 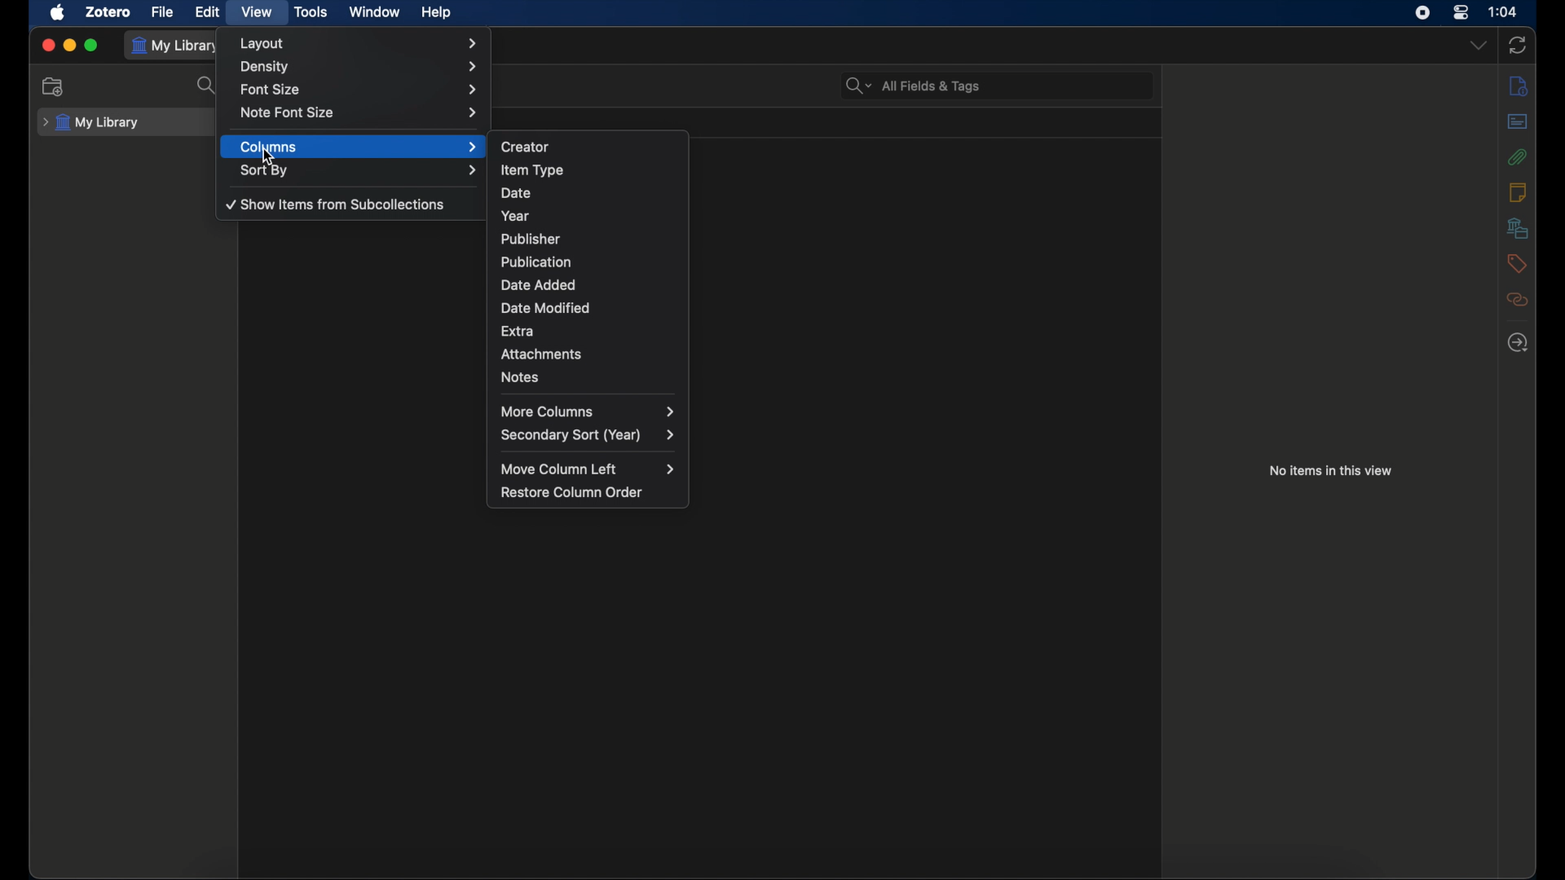 I want to click on search, so click(x=207, y=86).